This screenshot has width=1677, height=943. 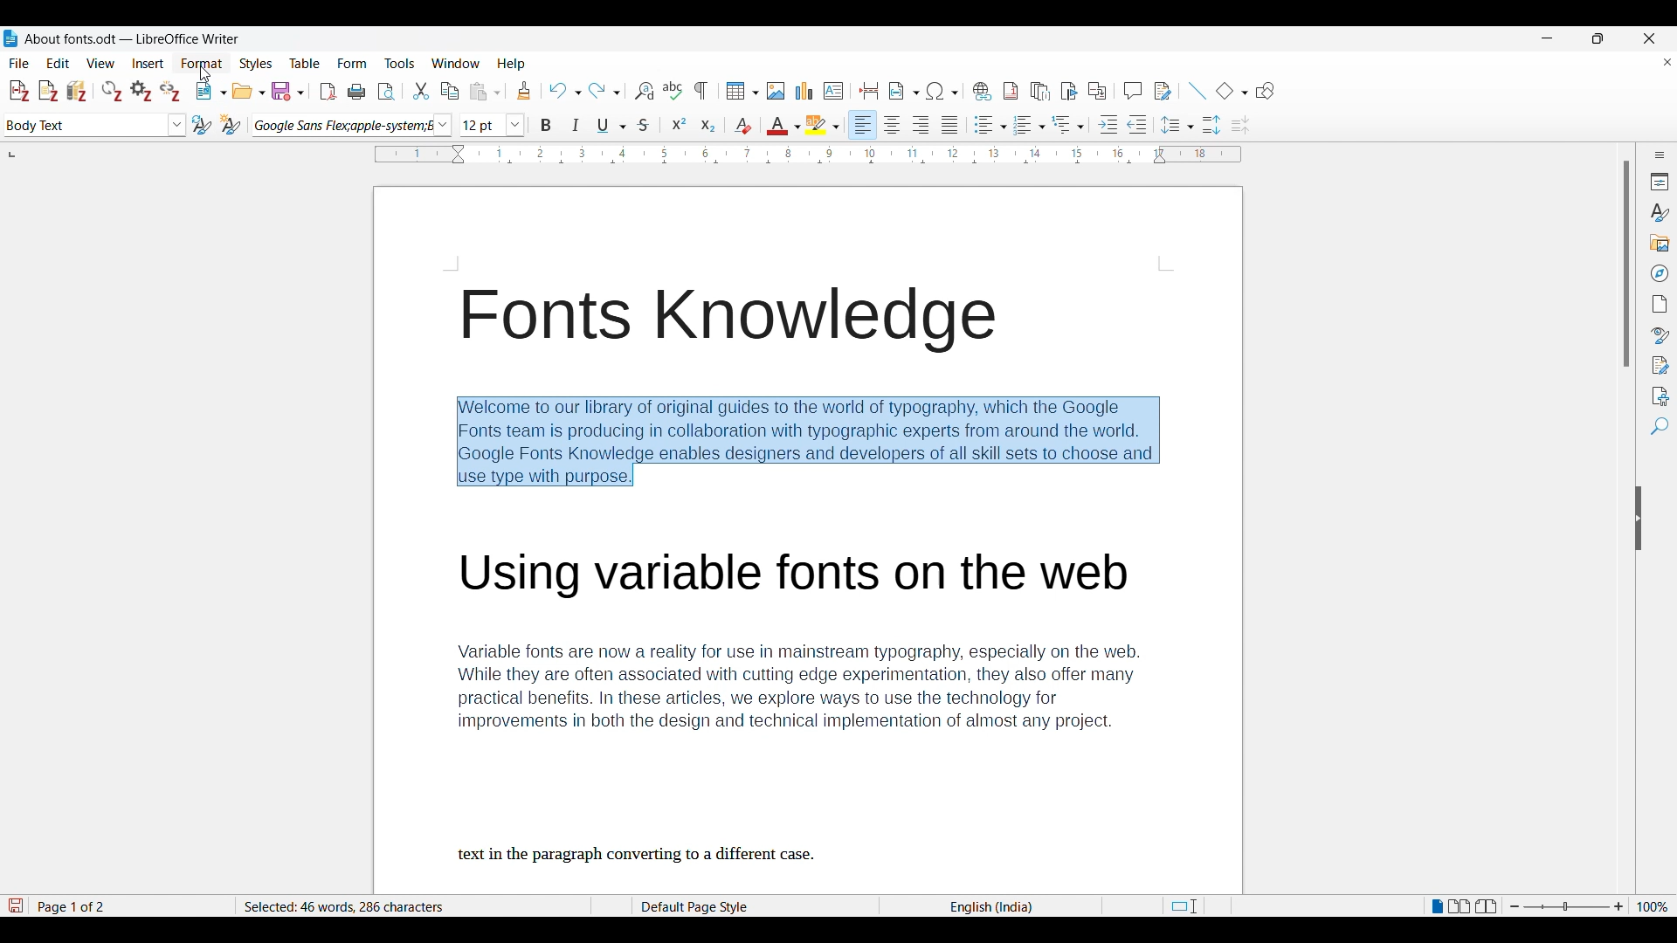 What do you see at coordinates (611, 126) in the screenshot?
I see `Underline options` at bounding box center [611, 126].